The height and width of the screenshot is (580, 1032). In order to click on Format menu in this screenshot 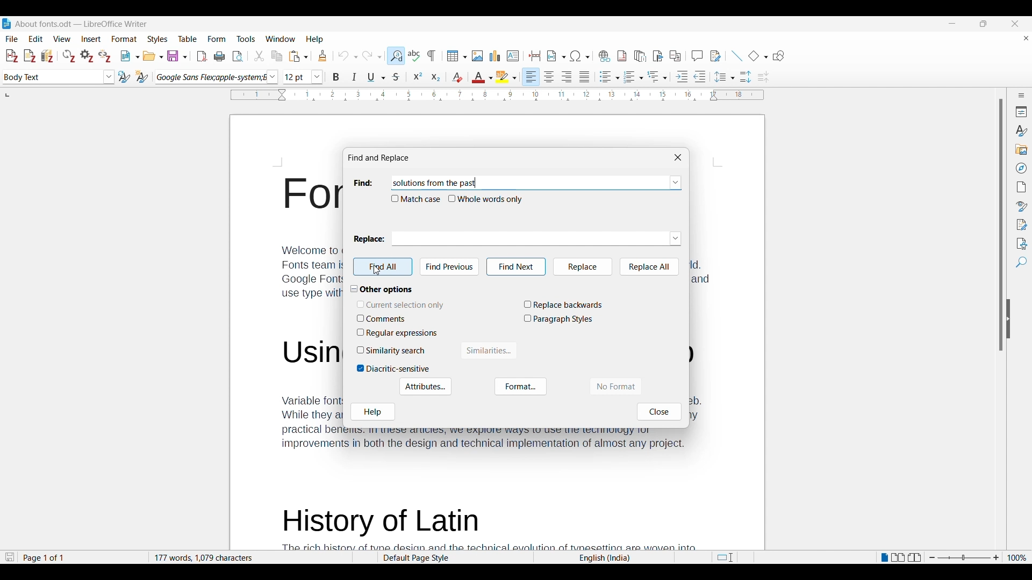, I will do `click(125, 39)`.